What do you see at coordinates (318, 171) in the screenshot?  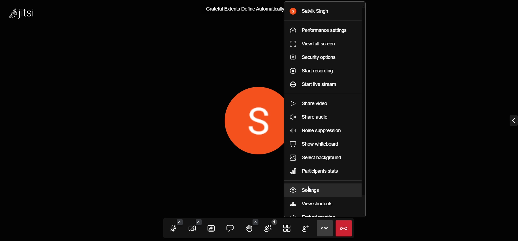 I see `participants stats` at bounding box center [318, 171].